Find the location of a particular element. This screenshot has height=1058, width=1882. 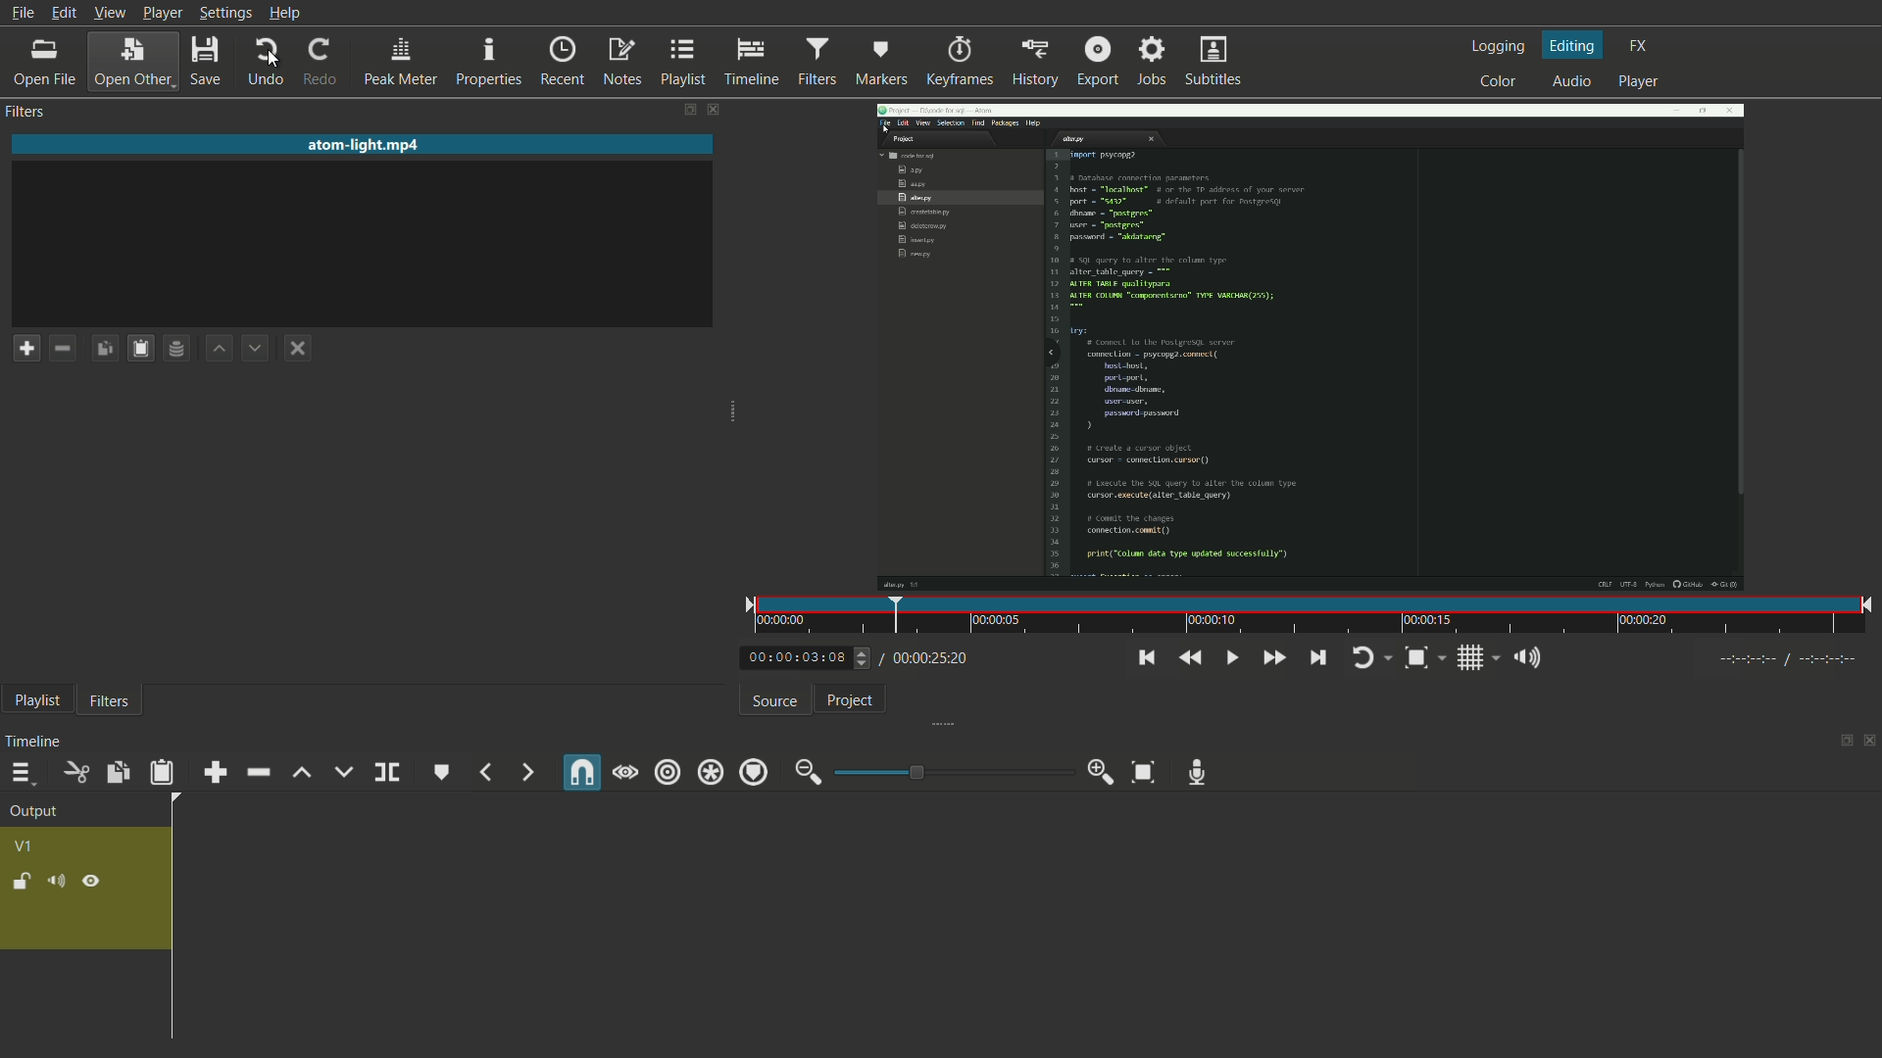

lift is located at coordinates (300, 773).